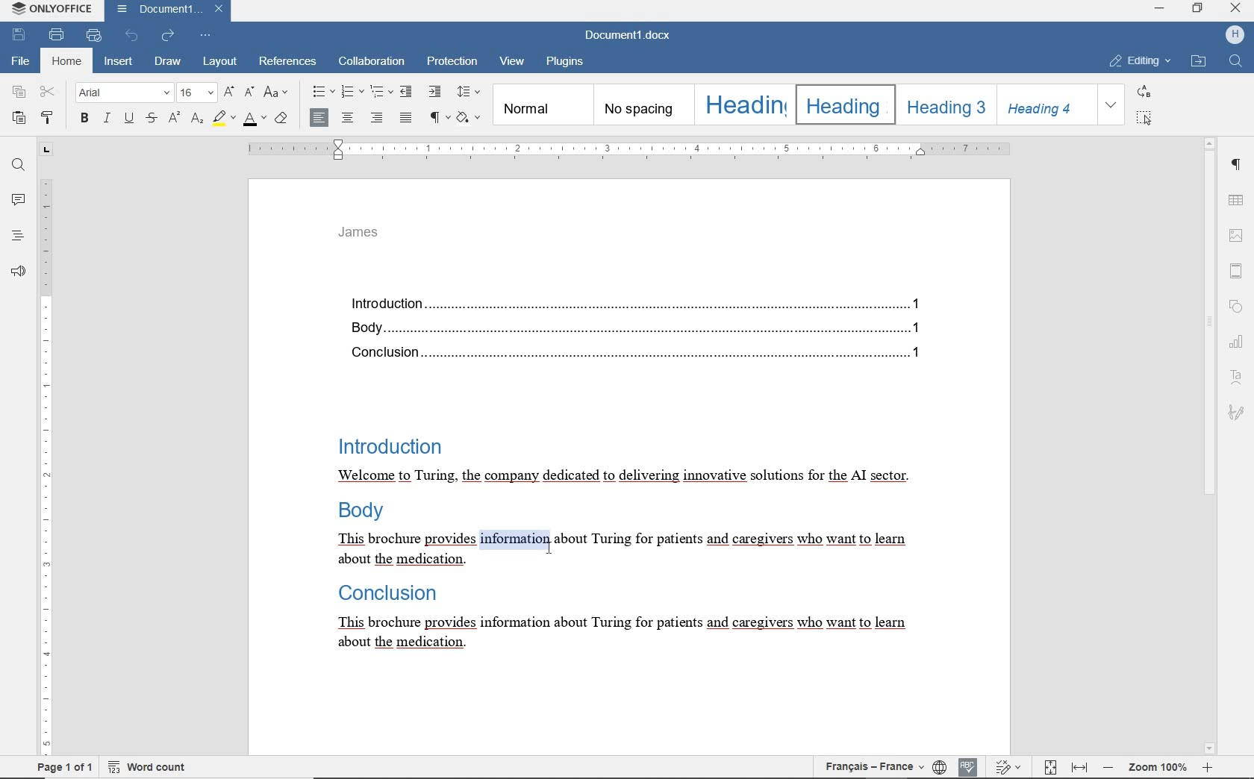 The width and height of the screenshot is (1254, 779). Describe the element at coordinates (119, 62) in the screenshot. I see `INSERT` at that location.